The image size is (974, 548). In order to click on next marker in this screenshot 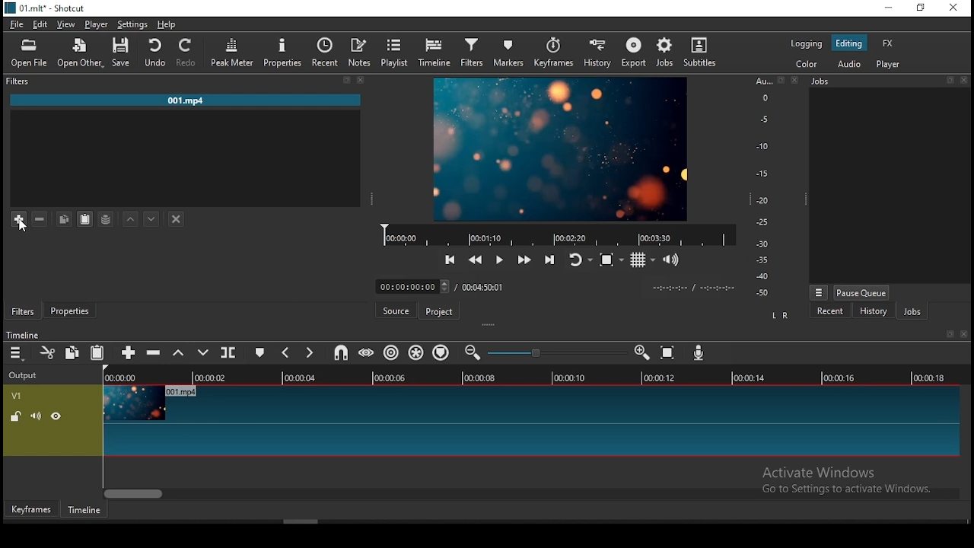, I will do `click(309, 352)`.